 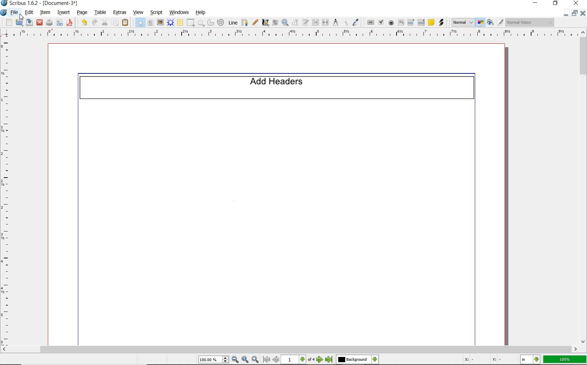 What do you see at coordinates (39, 3) in the screenshot?
I see `Scribus 1.6.2 - [Document-3*]` at bounding box center [39, 3].